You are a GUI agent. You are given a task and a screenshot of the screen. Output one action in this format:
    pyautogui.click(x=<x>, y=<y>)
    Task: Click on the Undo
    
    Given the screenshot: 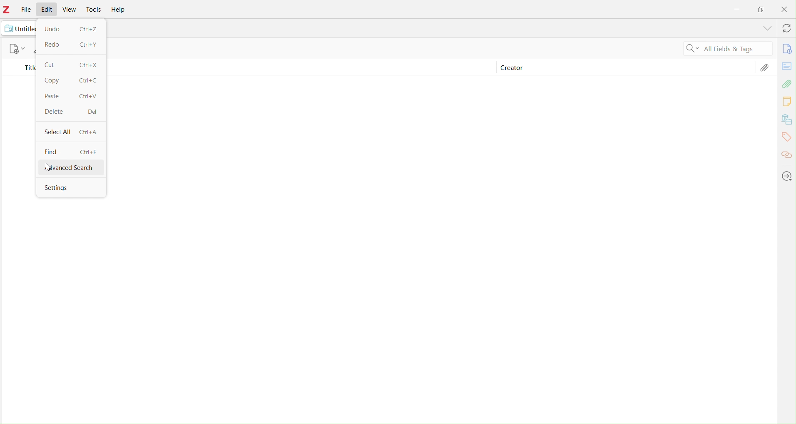 What is the action you would take?
    pyautogui.click(x=70, y=29)
    